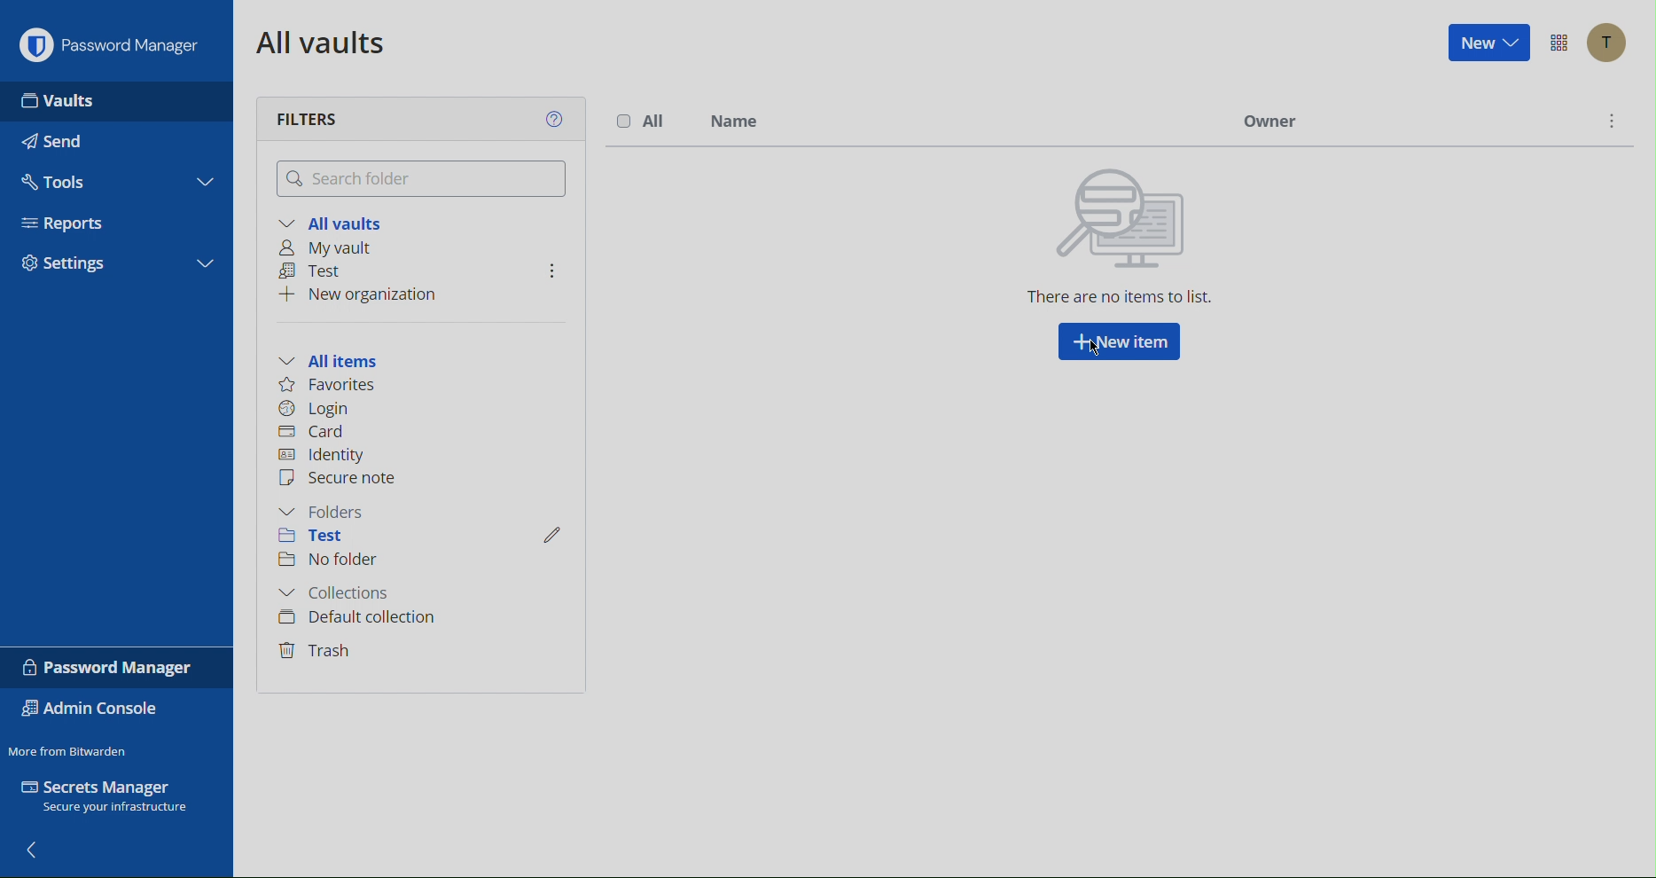 The image size is (1656, 878). What do you see at coordinates (59, 144) in the screenshot?
I see `Send` at bounding box center [59, 144].